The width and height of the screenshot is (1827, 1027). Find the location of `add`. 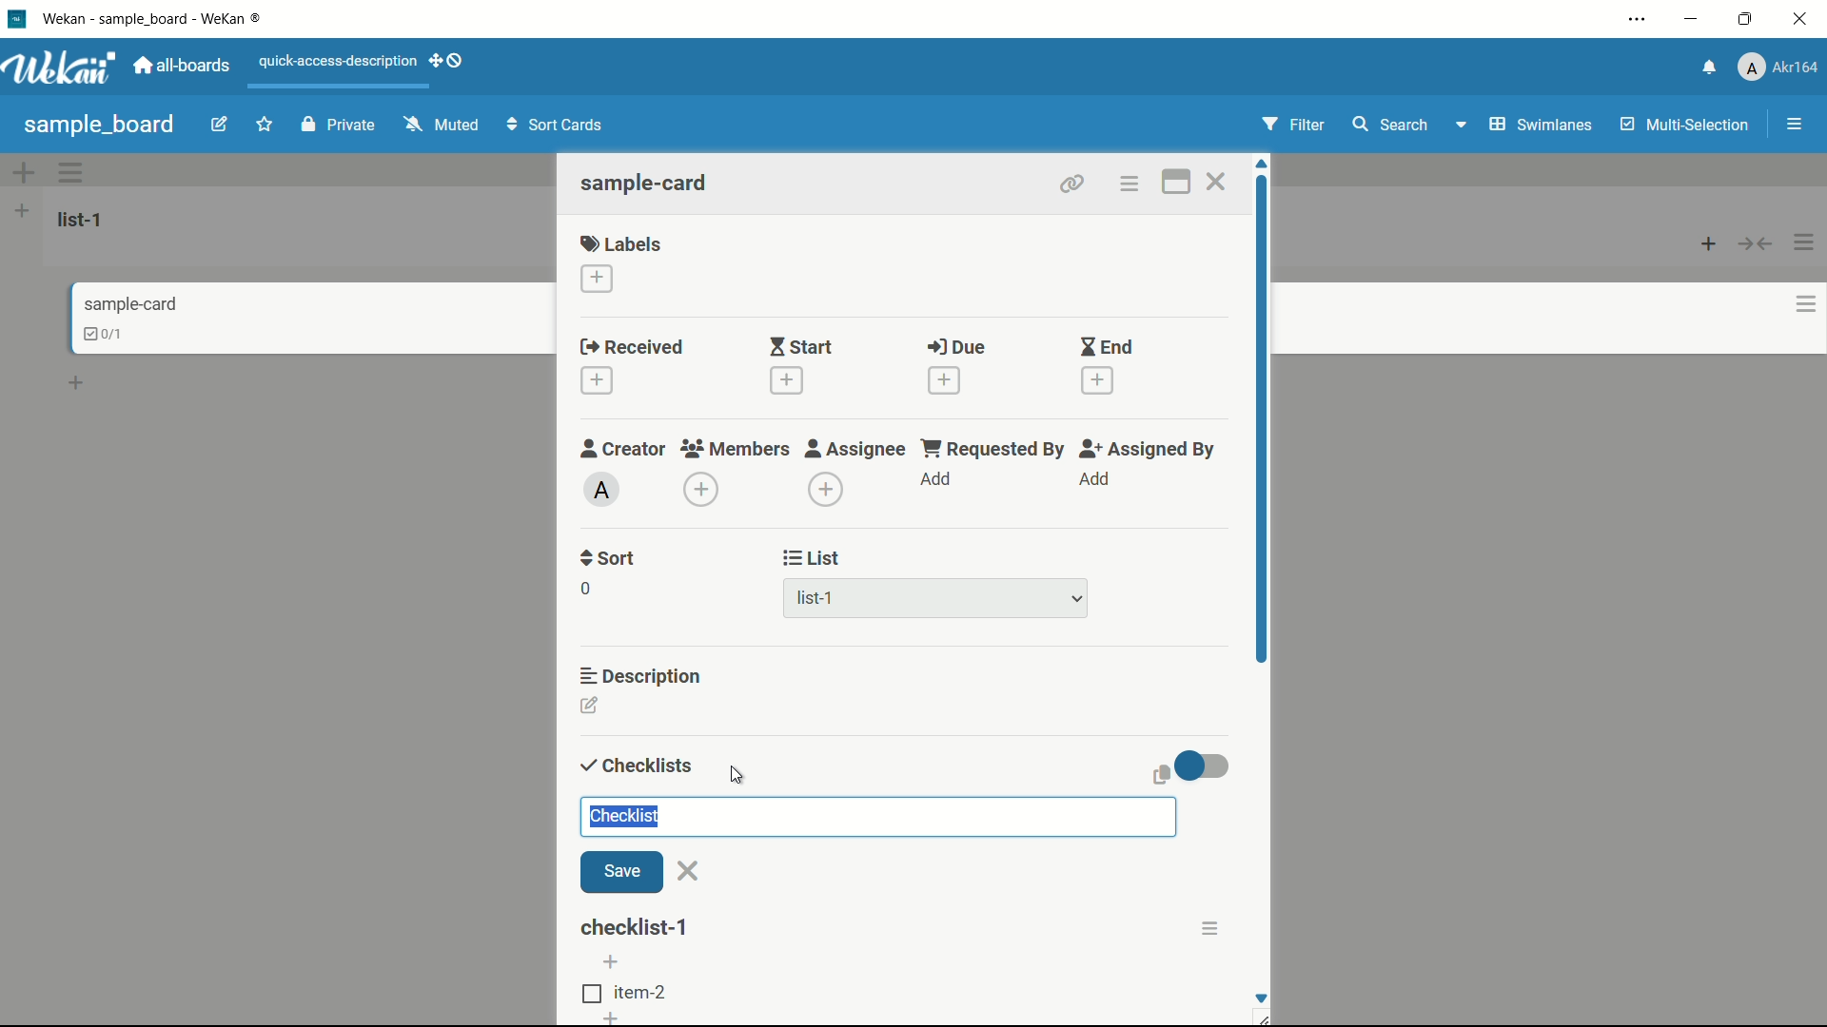

add is located at coordinates (607, 1019).